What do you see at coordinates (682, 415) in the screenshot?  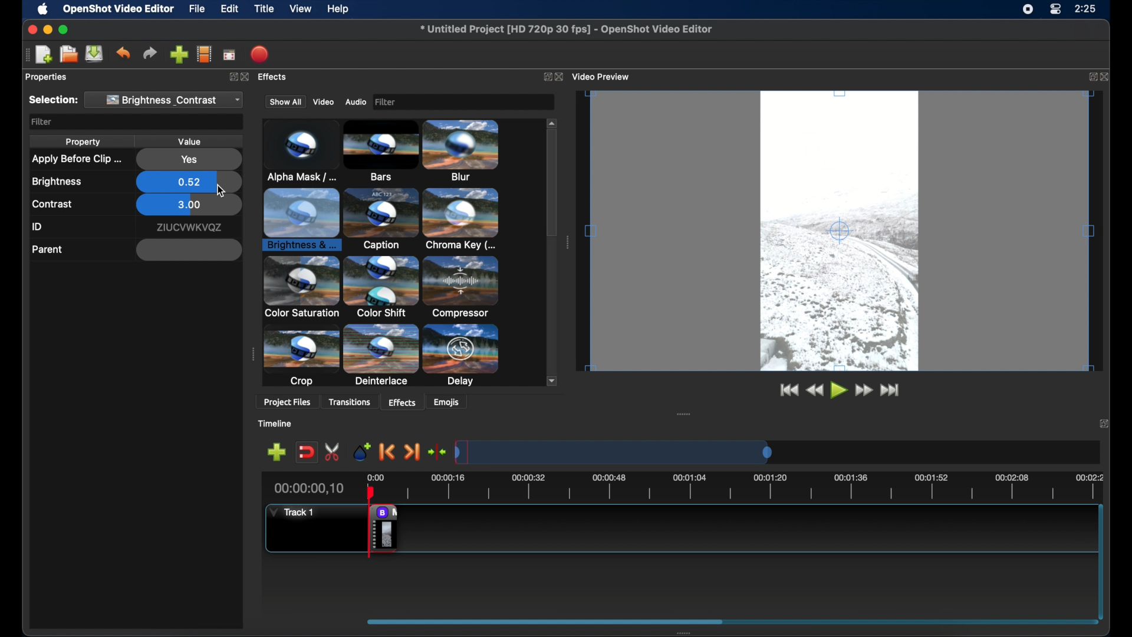 I see `drag handle` at bounding box center [682, 415].